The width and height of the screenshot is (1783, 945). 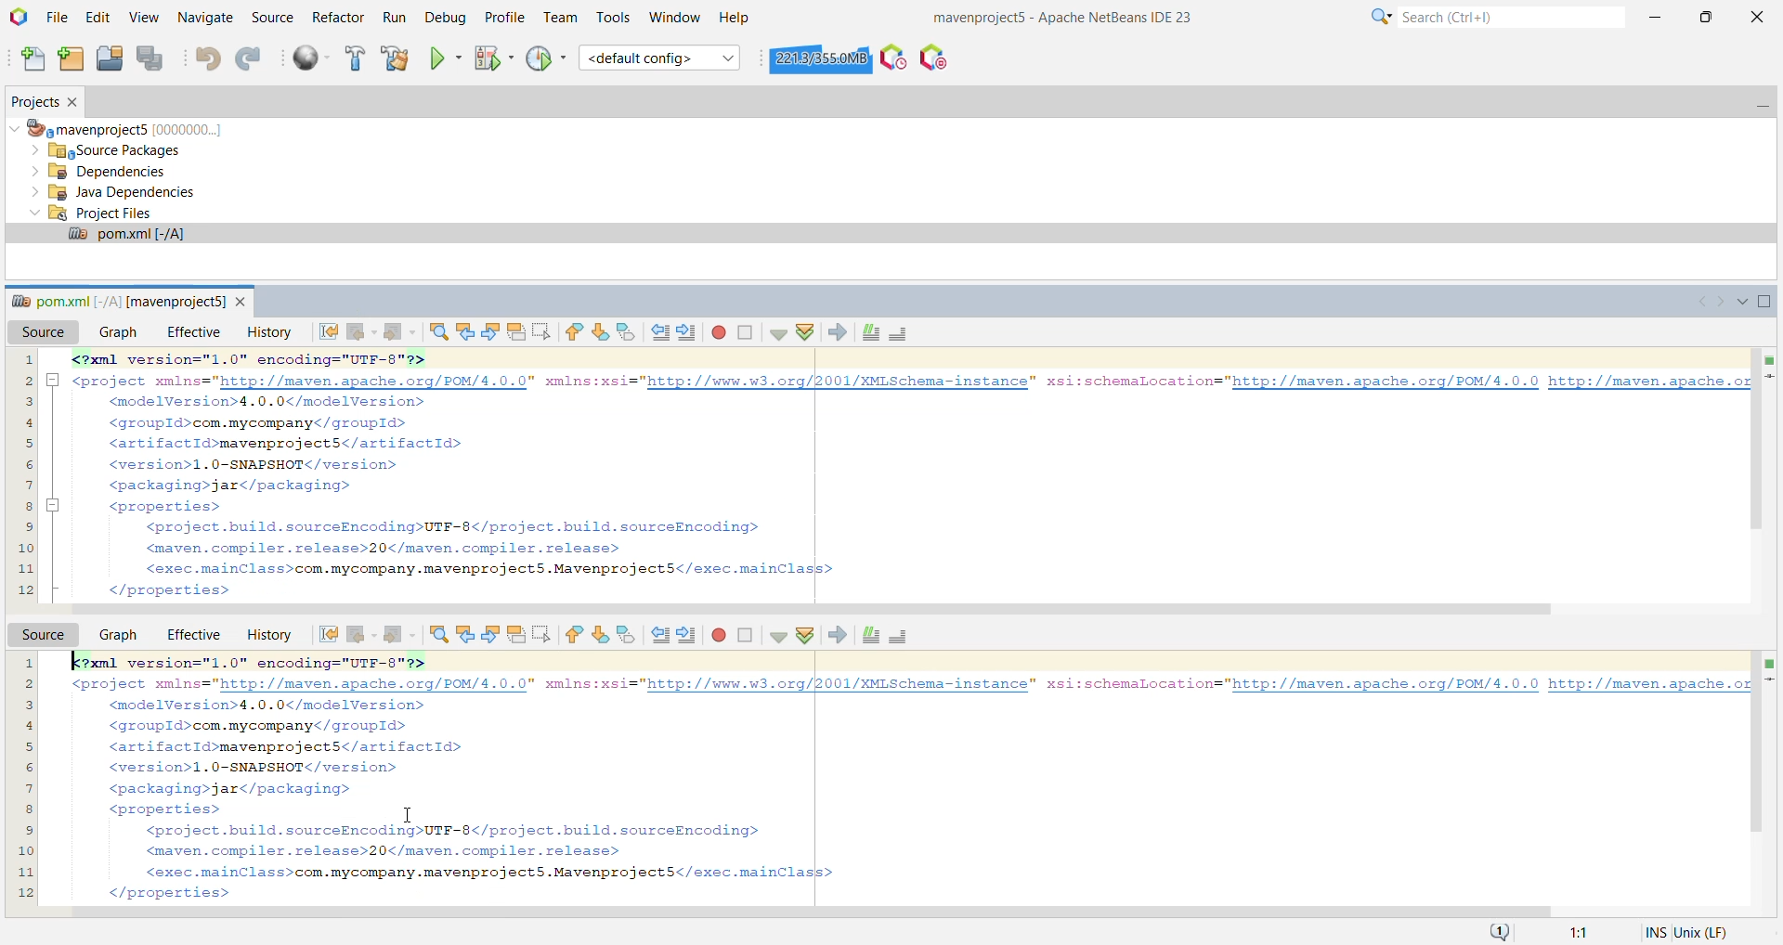 What do you see at coordinates (273, 663) in the screenshot?
I see `k?xml version="1.0" encoding="UTF-8"?>` at bounding box center [273, 663].